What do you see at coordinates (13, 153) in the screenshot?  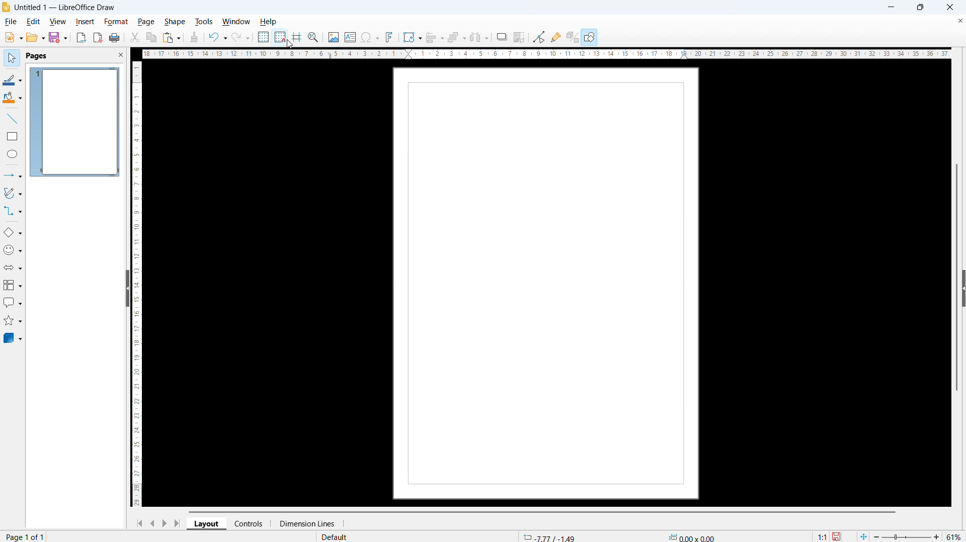 I see `ellipse` at bounding box center [13, 153].